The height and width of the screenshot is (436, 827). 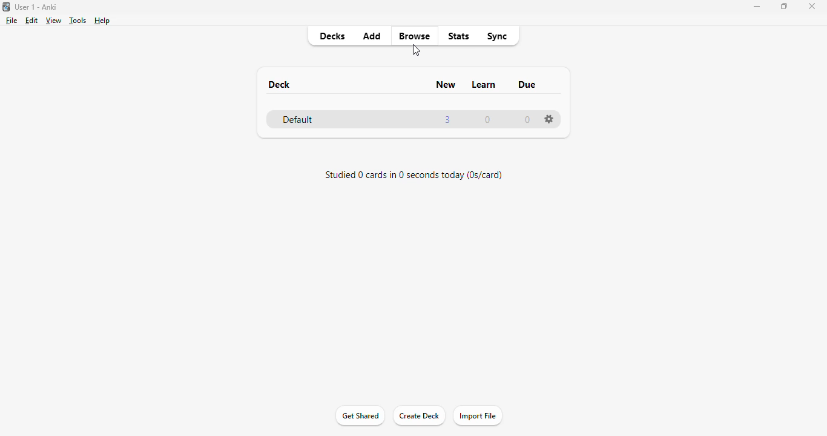 I want to click on get shared, so click(x=360, y=416).